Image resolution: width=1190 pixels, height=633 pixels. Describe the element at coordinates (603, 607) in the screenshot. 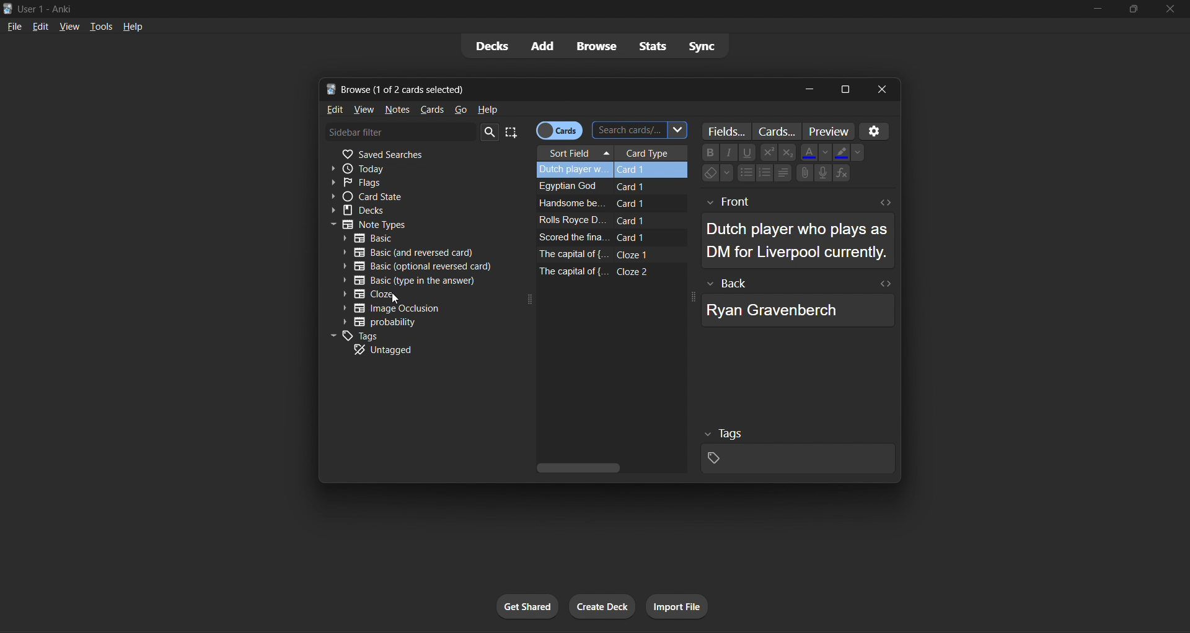

I see `create deck` at that location.